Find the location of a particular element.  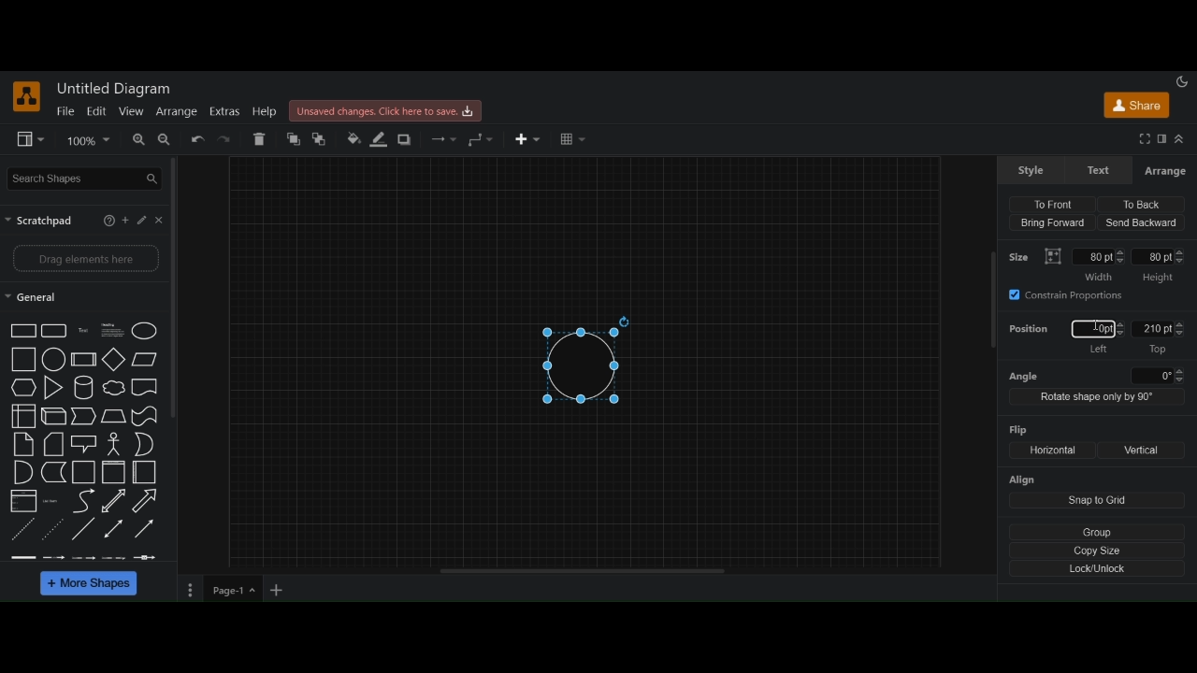

search shapes is located at coordinates (86, 178).